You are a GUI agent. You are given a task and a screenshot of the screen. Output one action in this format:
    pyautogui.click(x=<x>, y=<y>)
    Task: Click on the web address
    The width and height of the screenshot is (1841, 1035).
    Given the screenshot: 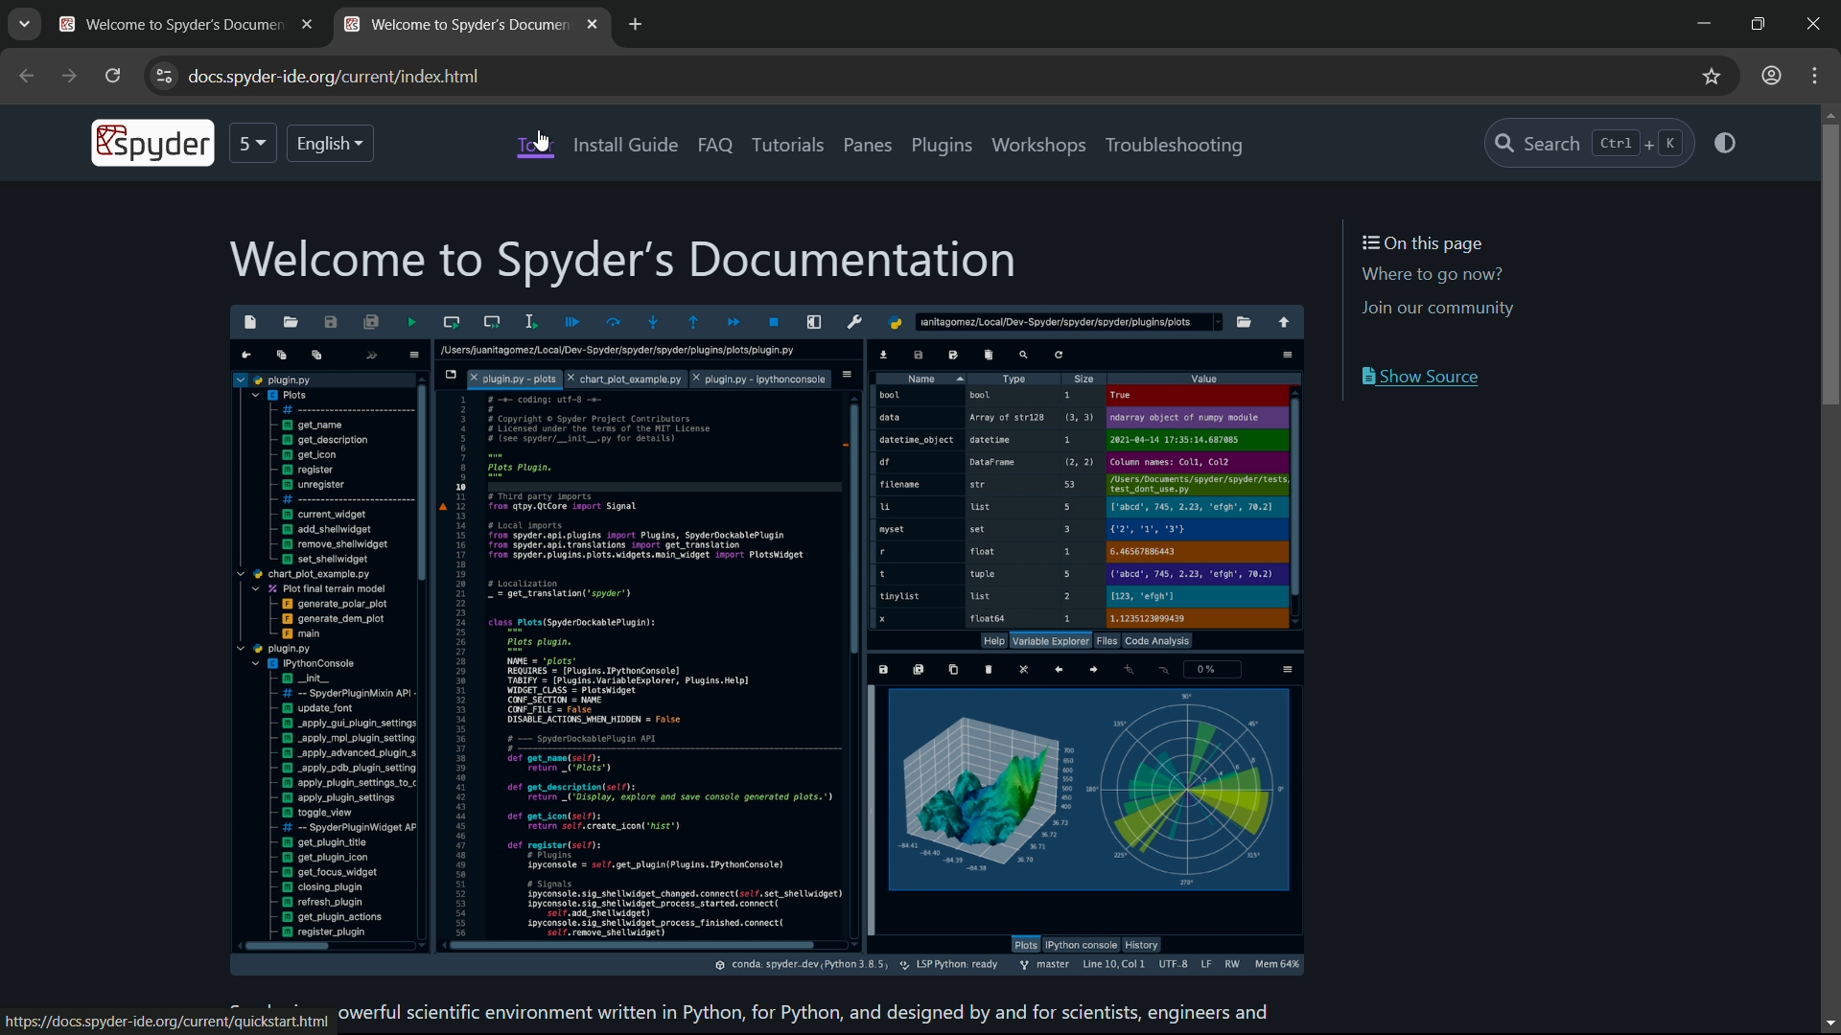 What is the action you would take?
    pyautogui.click(x=337, y=77)
    